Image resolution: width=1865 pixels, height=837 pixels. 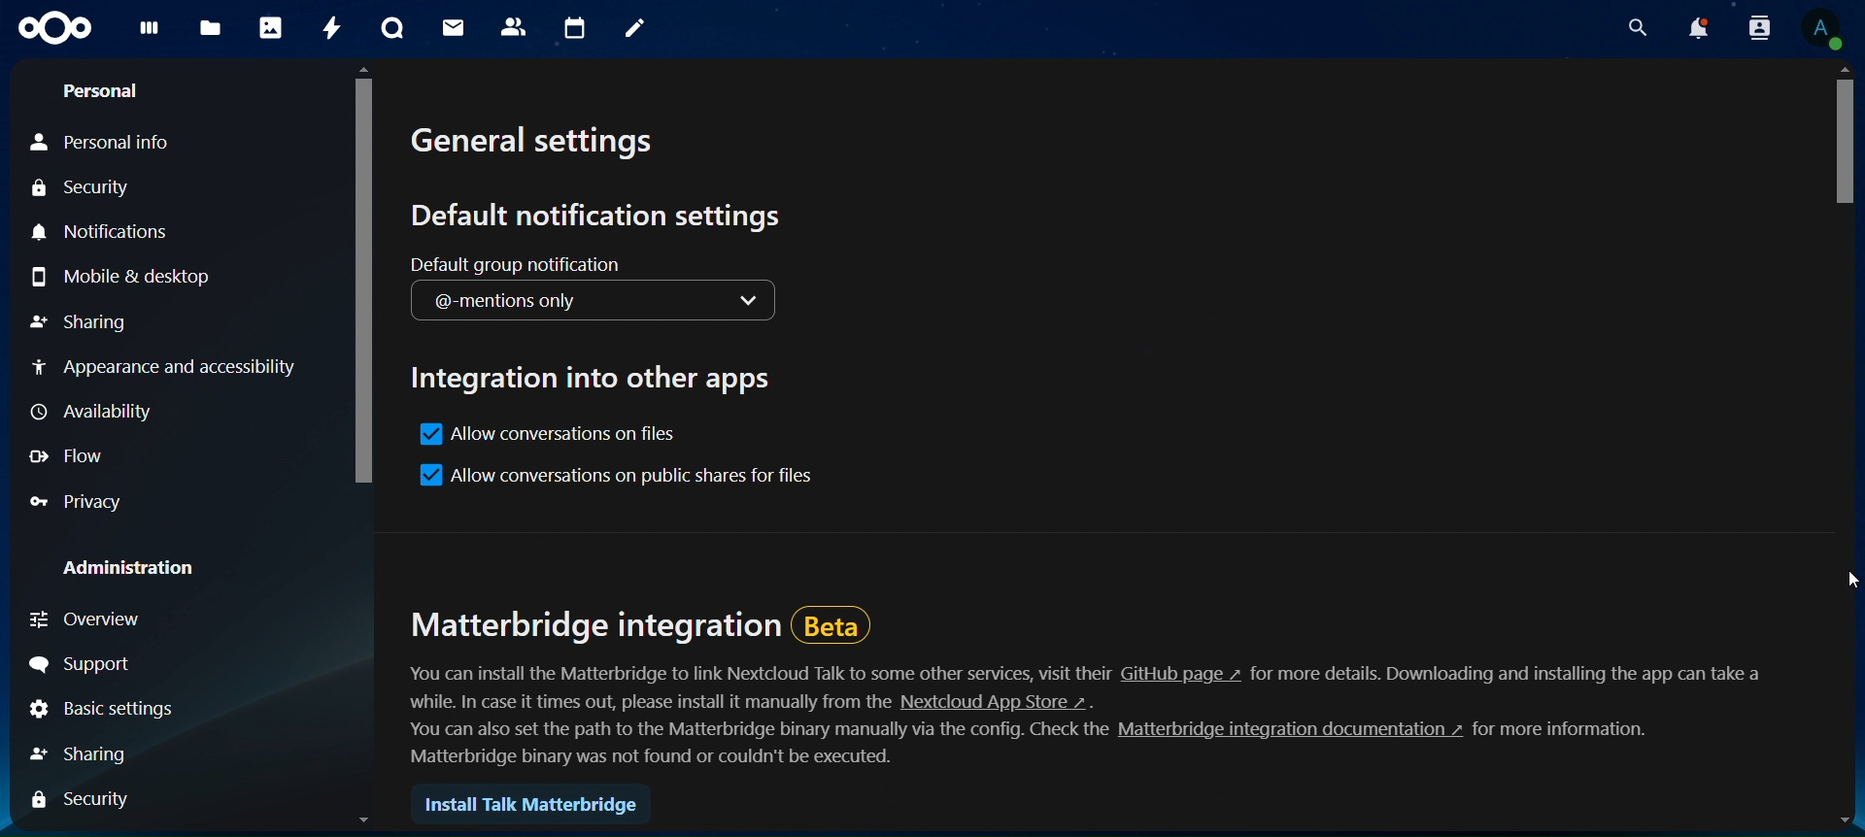 I want to click on security, so click(x=85, y=800).